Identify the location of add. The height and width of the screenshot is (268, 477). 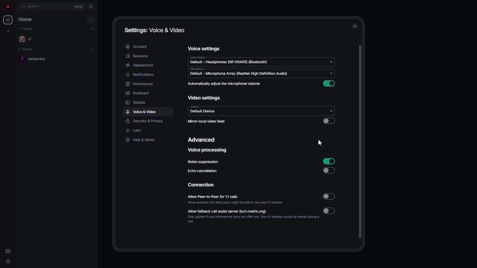
(92, 49).